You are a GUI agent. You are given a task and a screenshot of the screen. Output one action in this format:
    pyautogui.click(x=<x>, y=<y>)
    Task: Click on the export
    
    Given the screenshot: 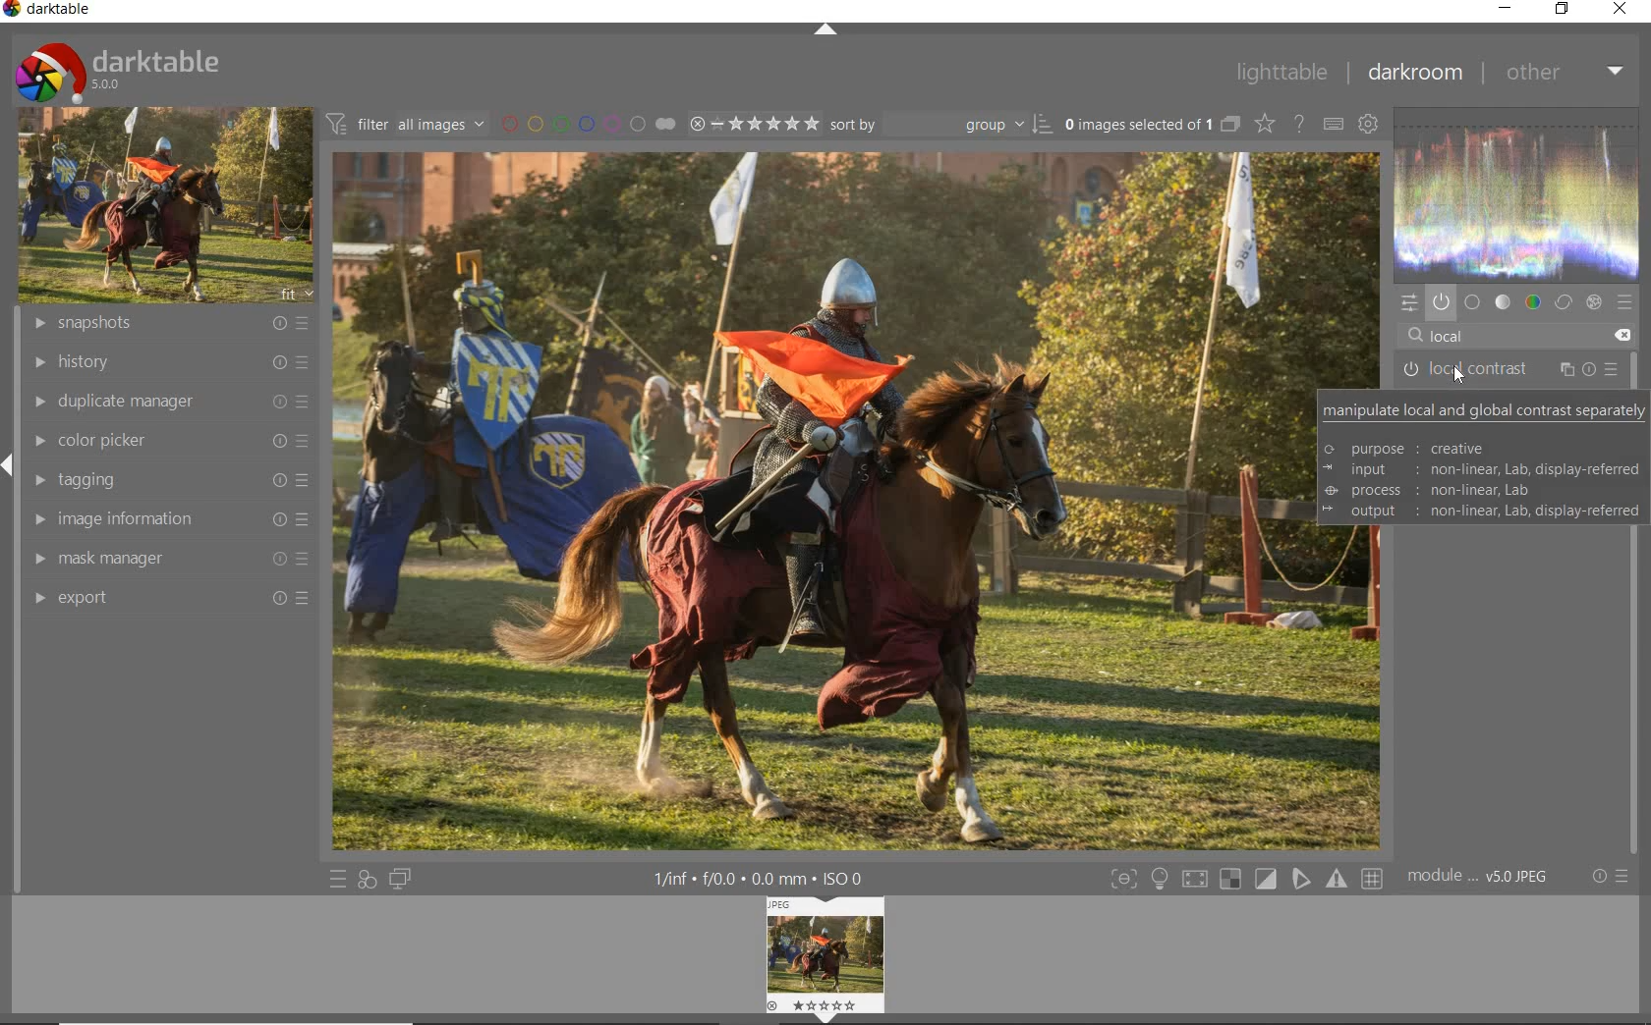 What is the action you would take?
    pyautogui.click(x=165, y=598)
    